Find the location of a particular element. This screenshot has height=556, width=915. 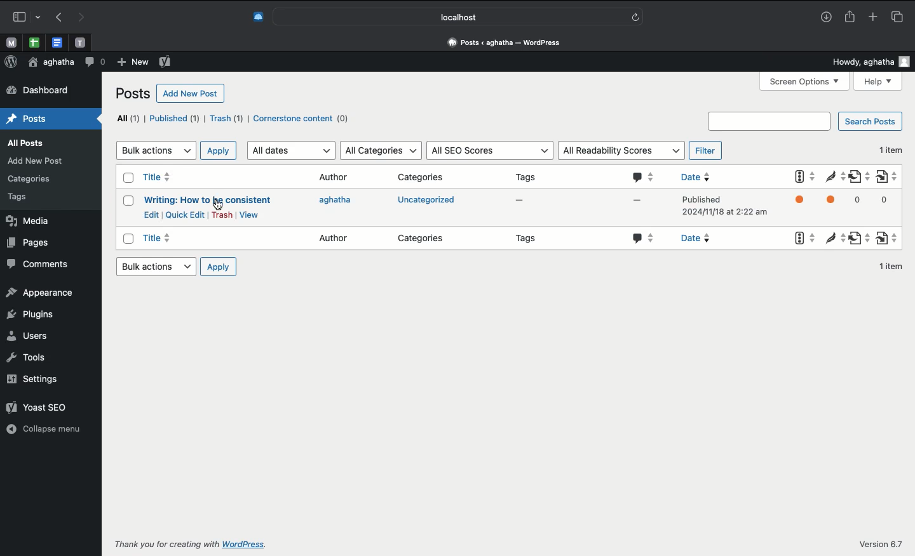

Add new post is located at coordinates (191, 93).